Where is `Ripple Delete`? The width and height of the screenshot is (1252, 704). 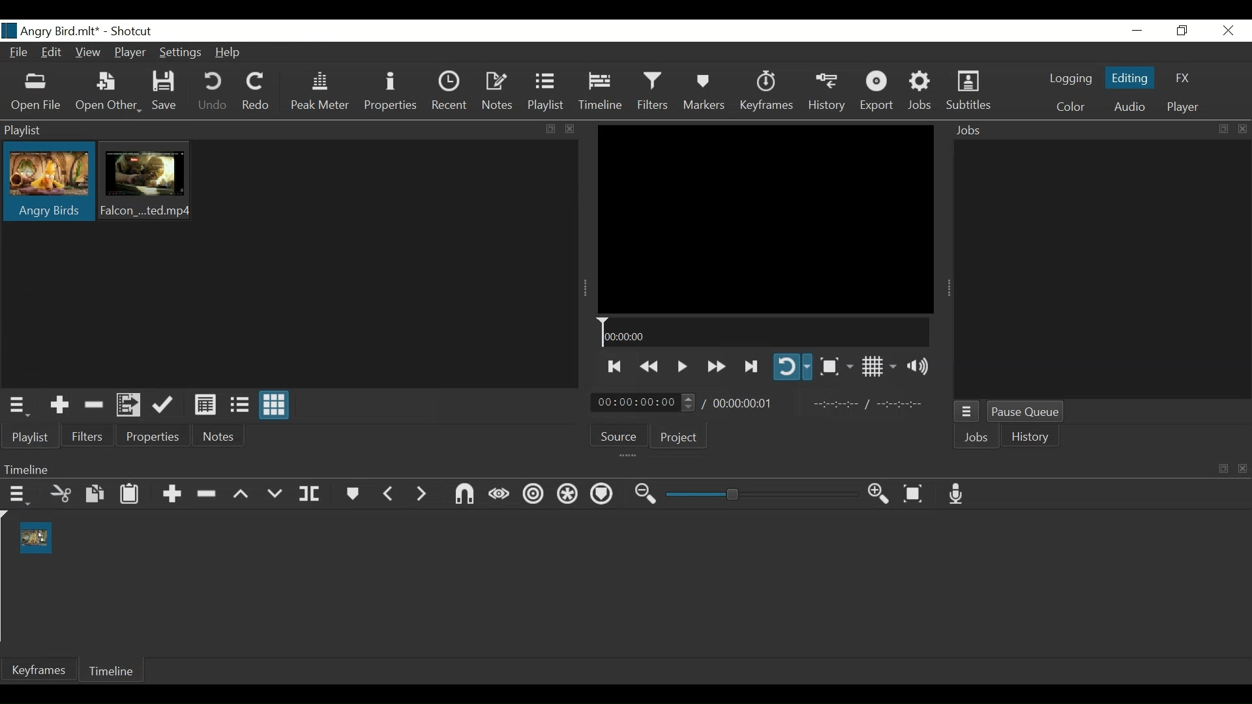
Ripple Delete is located at coordinates (208, 492).